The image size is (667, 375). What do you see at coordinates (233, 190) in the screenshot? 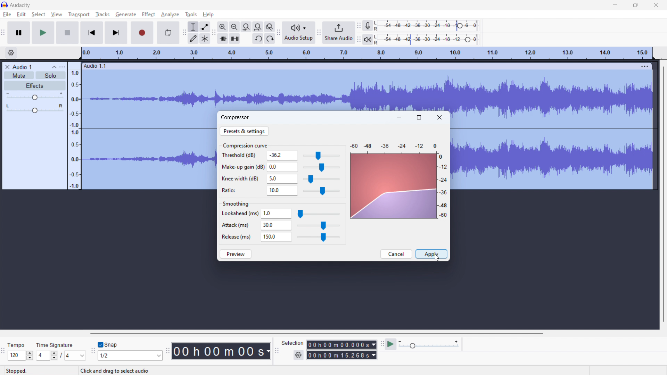
I see `Ratio:` at bounding box center [233, 190].